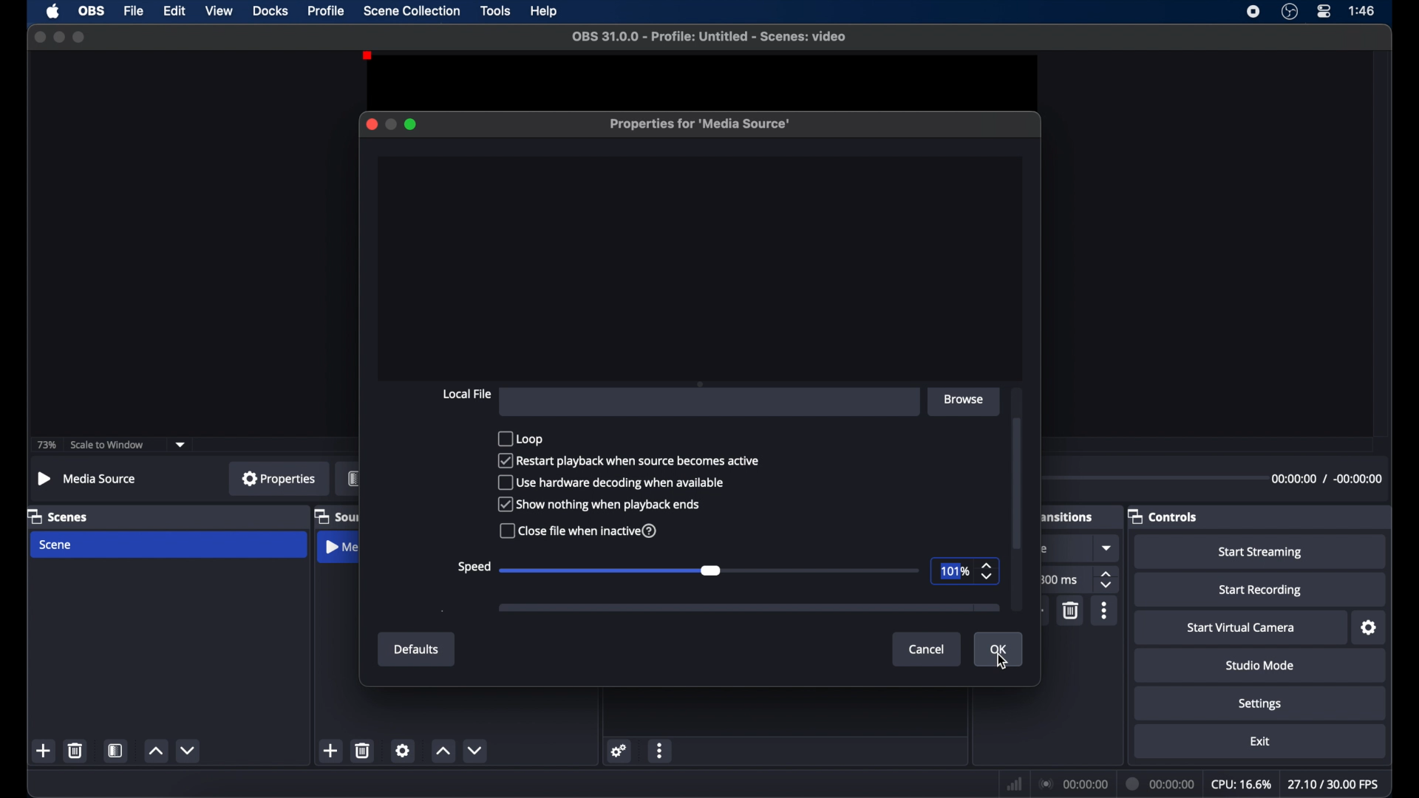 Image resolution: width=1419 pixels, height=798 pixels. Describe the element at coordinates (473, 567) in the screenshot. I see `speed` at that location.